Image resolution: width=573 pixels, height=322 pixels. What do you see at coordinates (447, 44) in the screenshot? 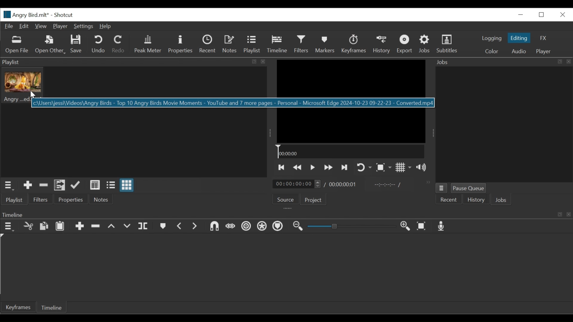
I see `Subtitles` at bounding box center [447, 44].